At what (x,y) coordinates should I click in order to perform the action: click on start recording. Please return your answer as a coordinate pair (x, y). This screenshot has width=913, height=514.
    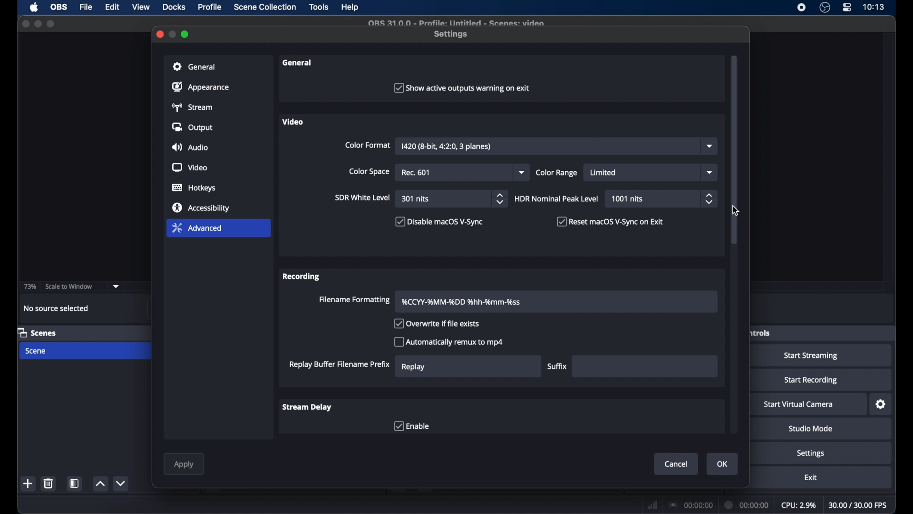
    Looking at the image, I should click on (811, 380).